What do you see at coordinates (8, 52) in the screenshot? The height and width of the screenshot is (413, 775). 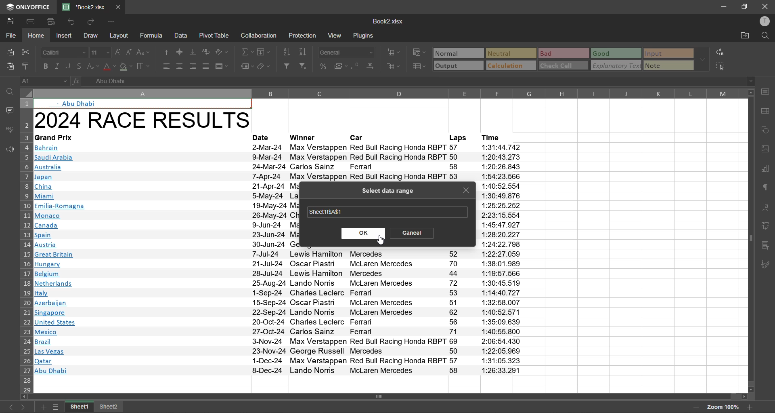 I see `copy` at bounding box center [8, 52].